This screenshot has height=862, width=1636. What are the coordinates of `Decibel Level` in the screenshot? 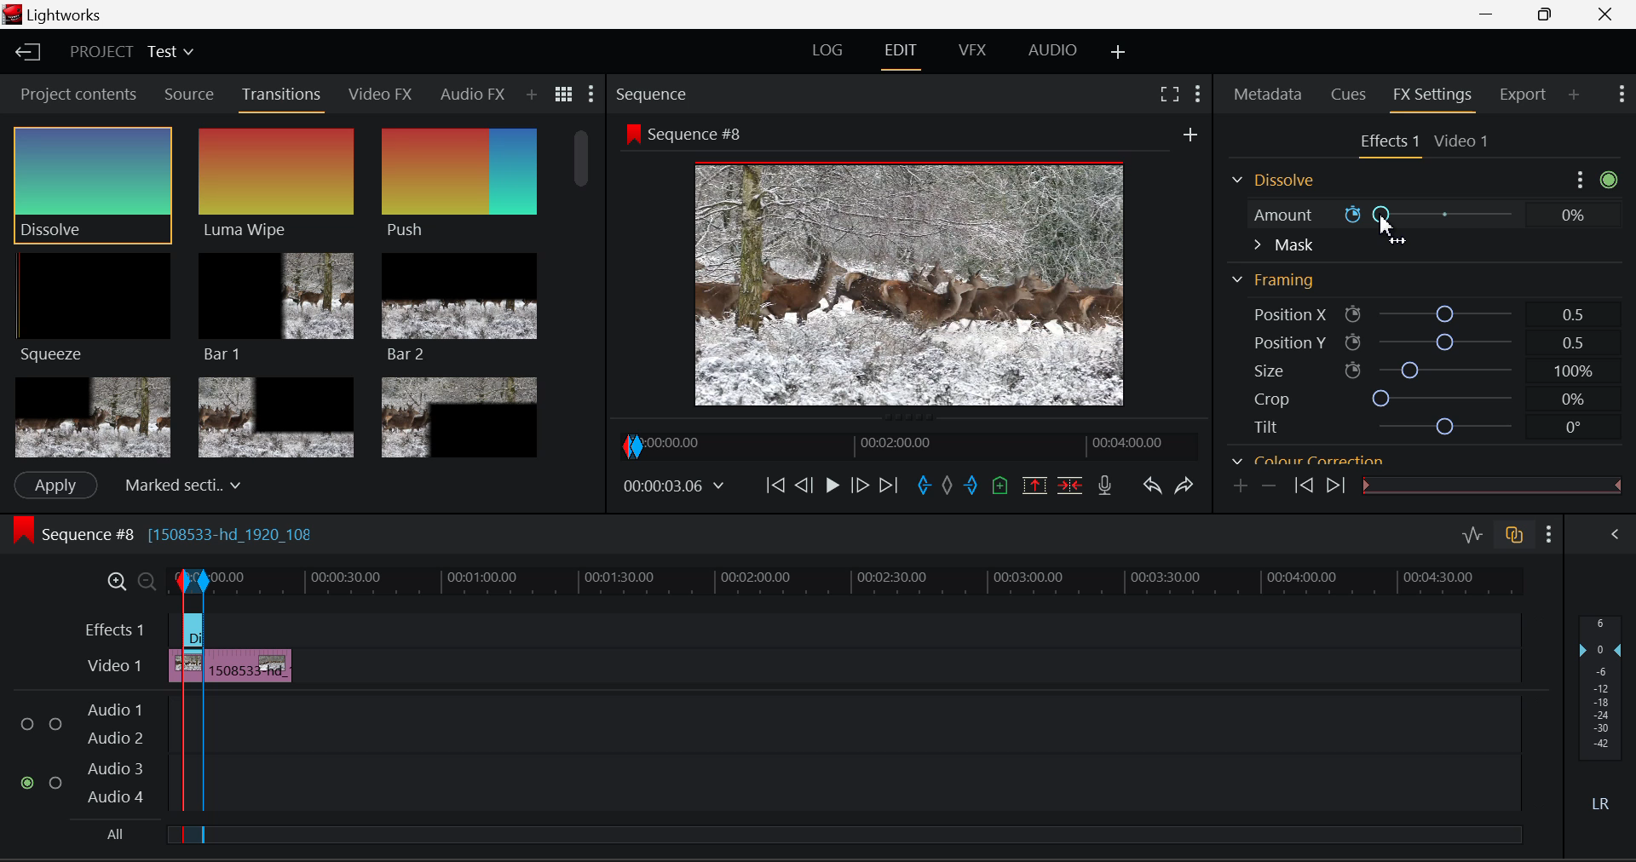 It's located at (1604, 716).